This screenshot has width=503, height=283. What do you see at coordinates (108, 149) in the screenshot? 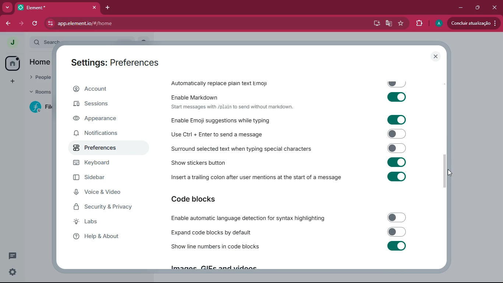
I see `preferences` at bounding box center [108, 149].